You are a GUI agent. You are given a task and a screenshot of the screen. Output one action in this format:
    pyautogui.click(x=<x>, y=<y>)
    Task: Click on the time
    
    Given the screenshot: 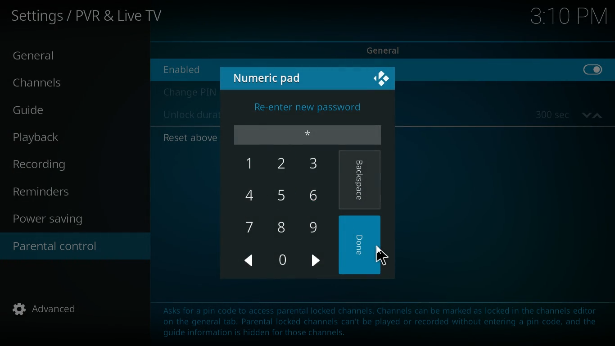 What is the action you would take?
    pyautogui.click(x=569, y=18)
    